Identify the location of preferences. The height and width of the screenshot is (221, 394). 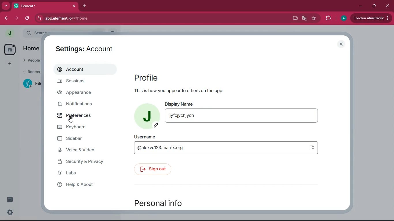
(81, 117).